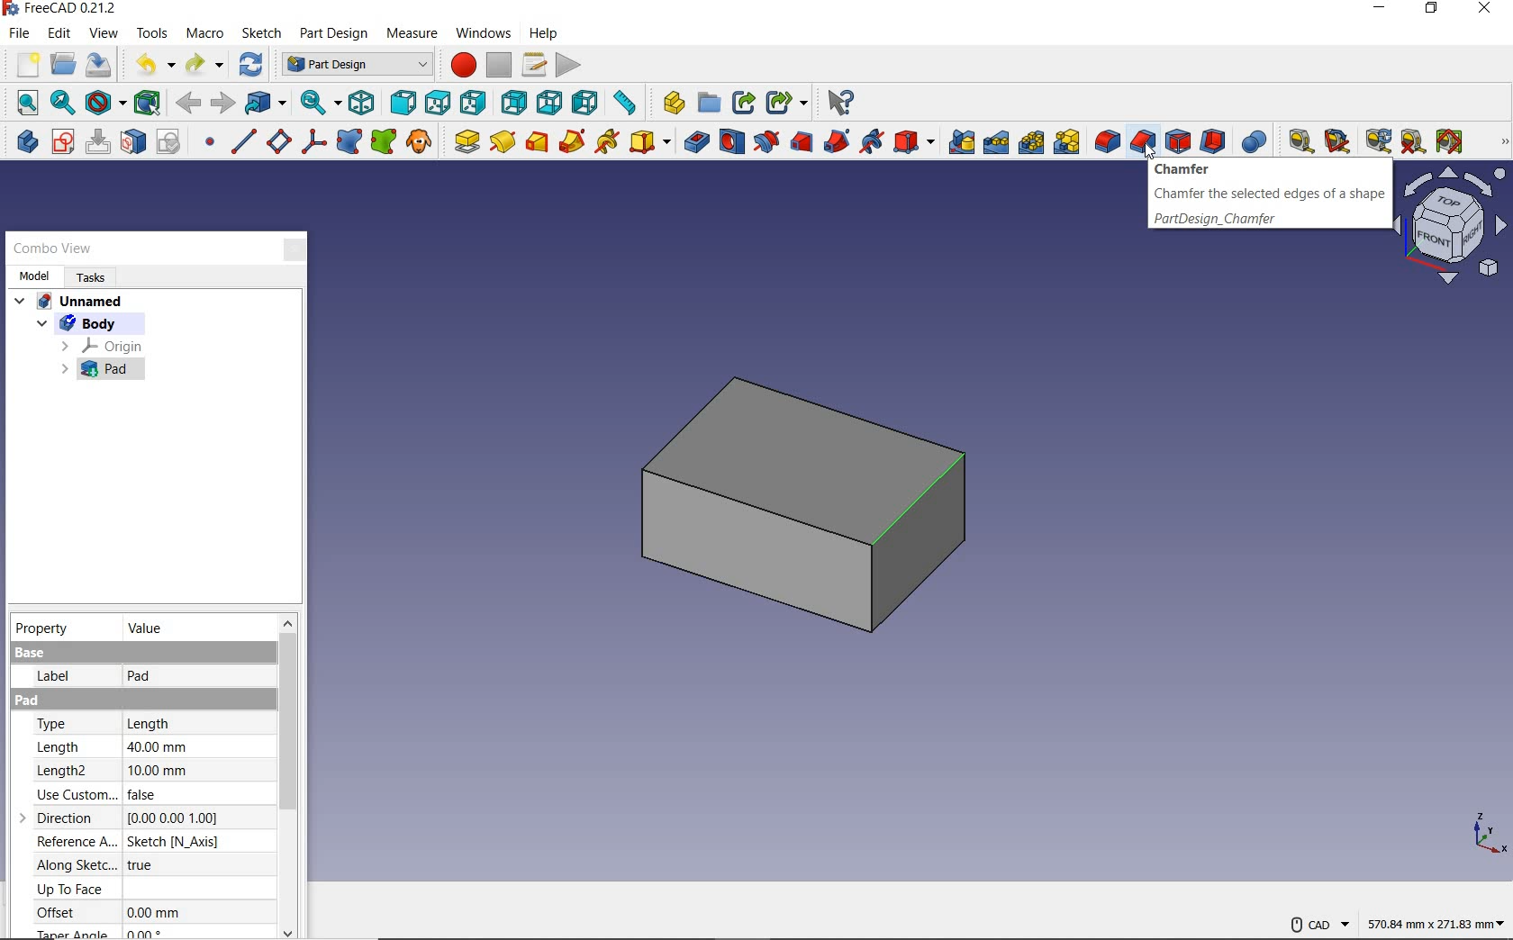  What do you see at coordinates (60, 746) in the screenshot?
I see `Length` at bounding box center [60, 746].